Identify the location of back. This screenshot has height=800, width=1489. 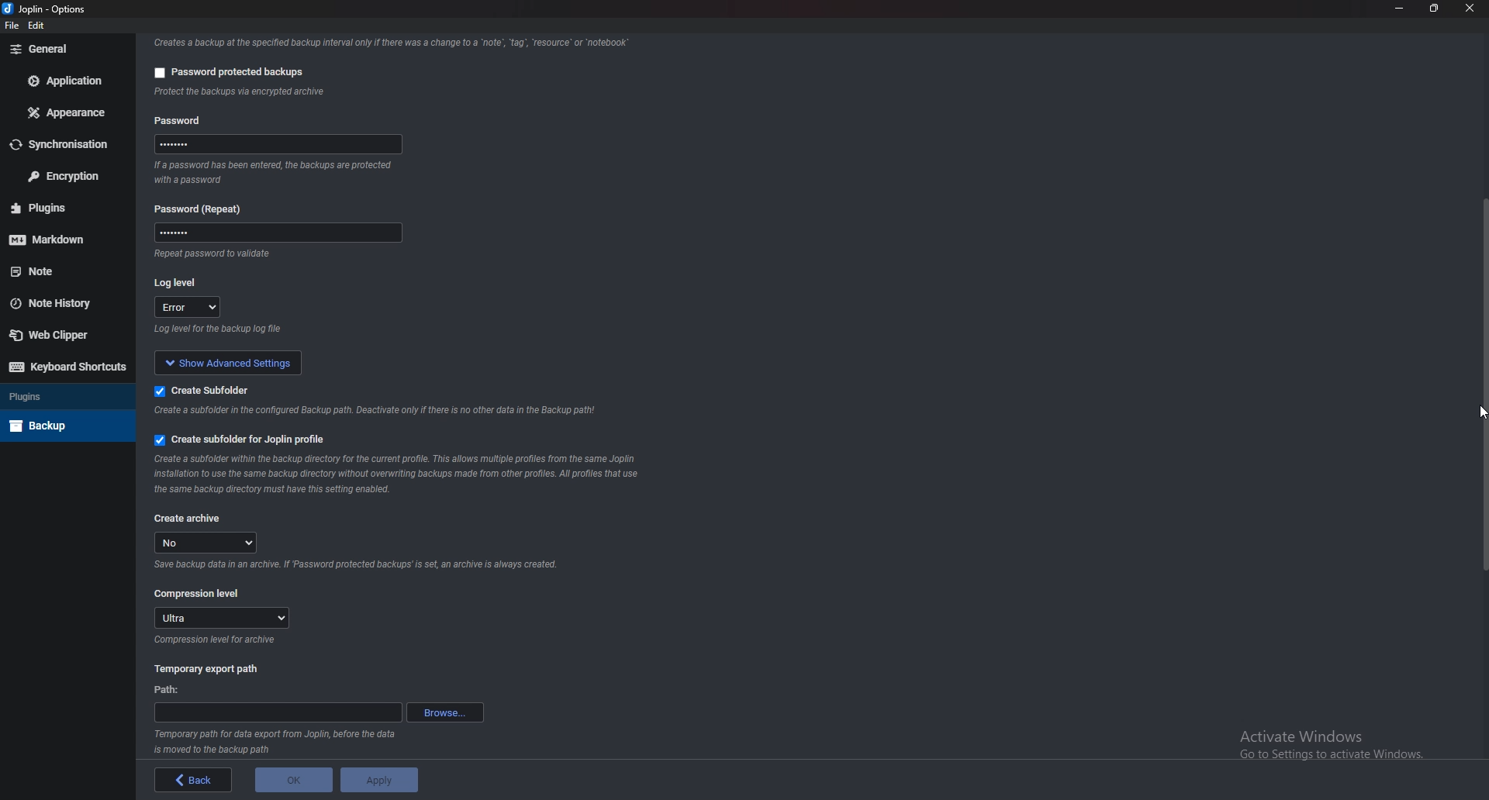
(189, 780).